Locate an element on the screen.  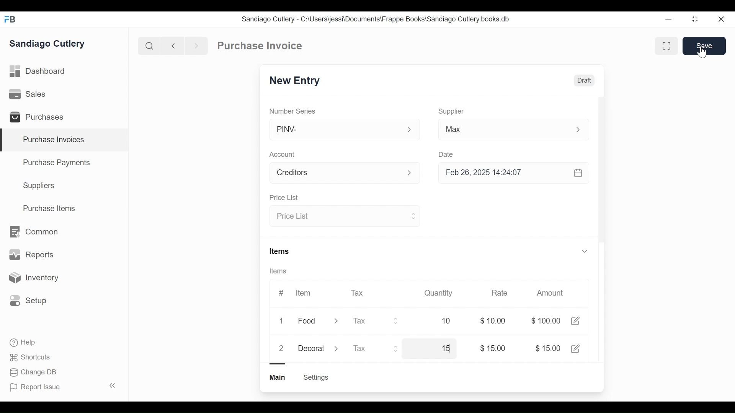
Quantity is located at coordinates (438, 293).